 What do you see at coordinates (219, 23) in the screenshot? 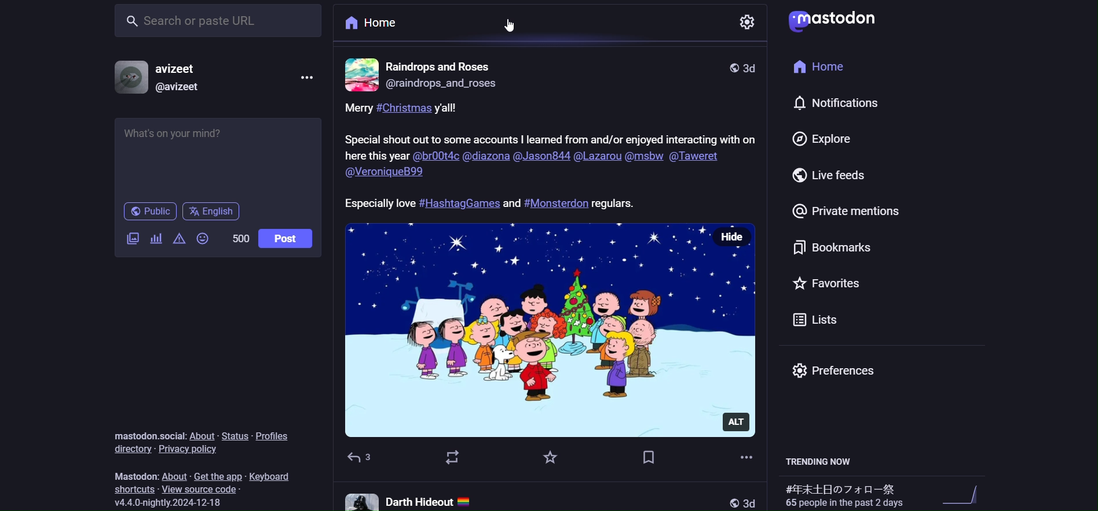
I see `search` at bounding box center [219, 23].